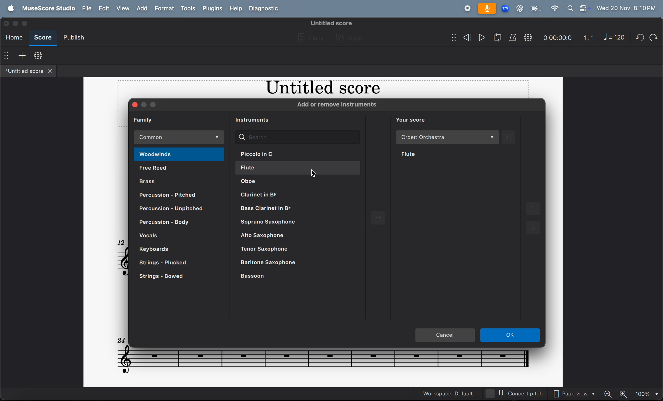 This screenshot has width=663, height=401. What do you see at coordinates (142, 9) in the screenshot?
I see `add` at bounding box center [142, 9].